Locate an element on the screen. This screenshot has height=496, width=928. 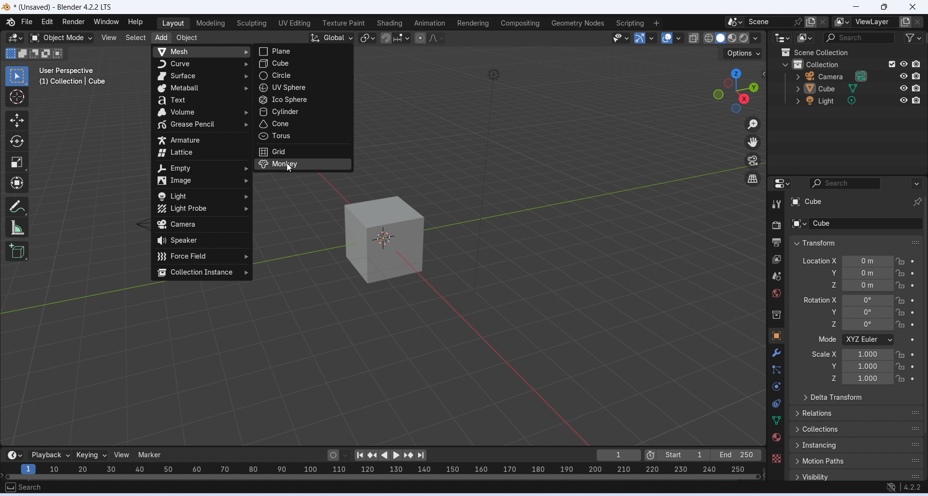
solid viewport shading is located at coordinates (720, 38).